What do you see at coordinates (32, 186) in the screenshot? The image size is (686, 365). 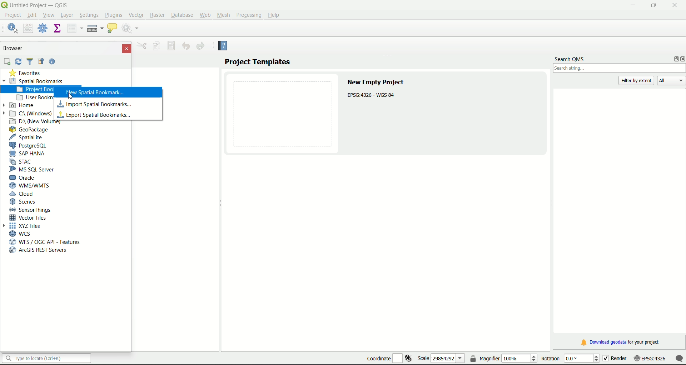 I see `WMS/WTMS` at bounding box center [32, 186].